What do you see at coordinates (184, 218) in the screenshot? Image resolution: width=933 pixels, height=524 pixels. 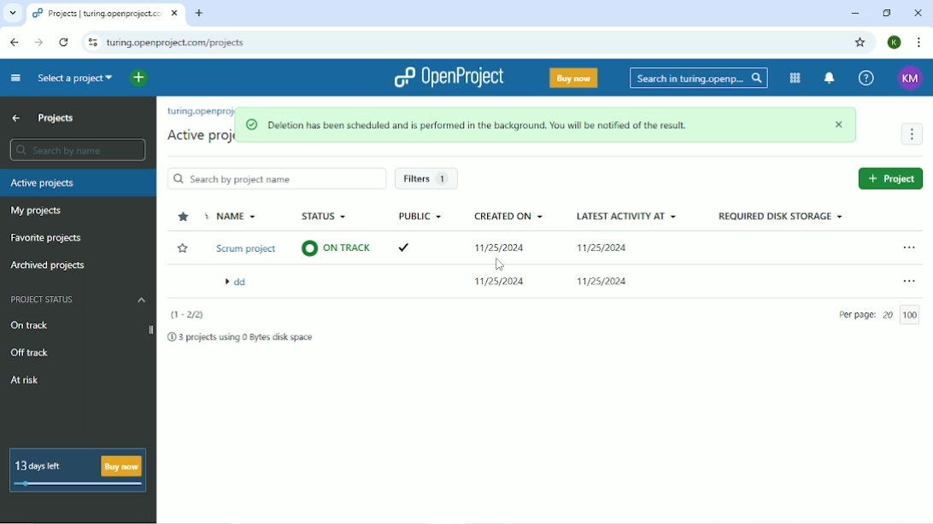 I see `Sort by "favorite"` at bounding box center [184, 218].